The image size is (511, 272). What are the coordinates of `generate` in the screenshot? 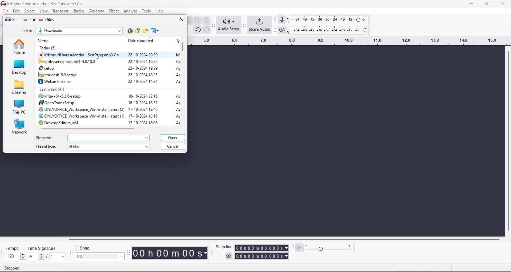 It's located at (96, 11).